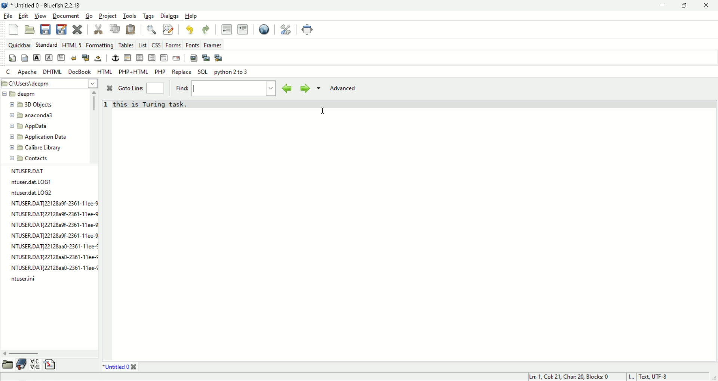  Describe the element at coordinates (25, 280) in the screenshot. I see `ntuser.ini` at that location.